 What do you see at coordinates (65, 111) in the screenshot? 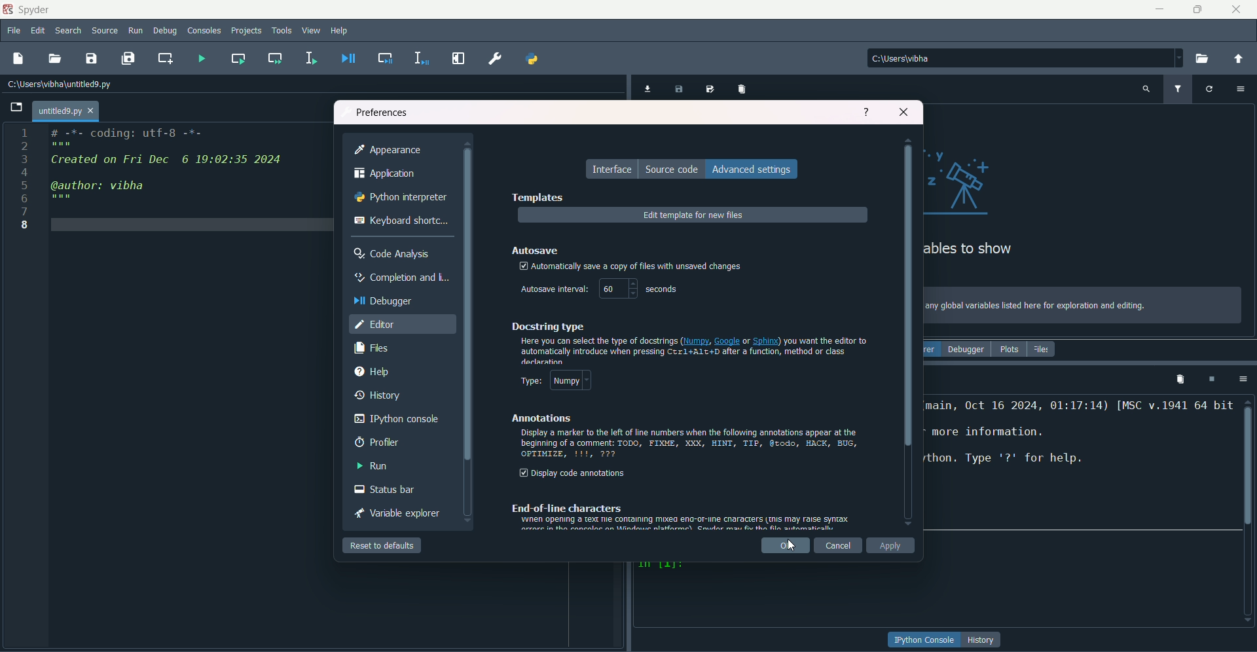
I see `tab name` at bounding box center [65, 111].